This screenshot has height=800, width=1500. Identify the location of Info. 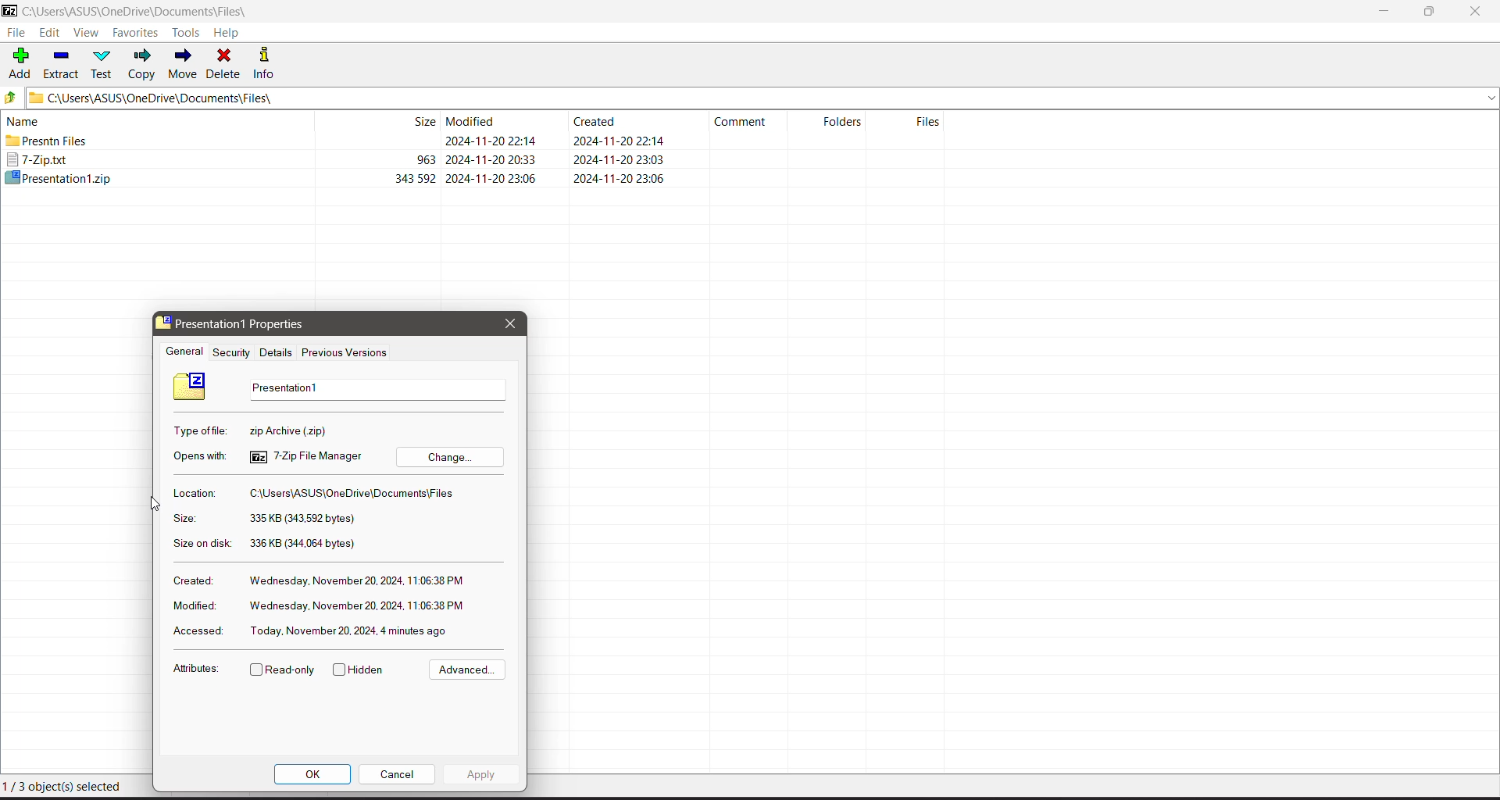
(270, 62).